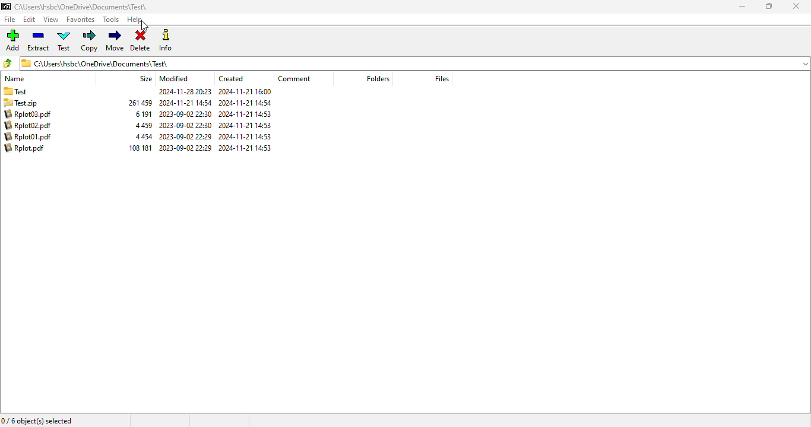  What do you see at coordinates (37, 420) in the screenshot?
I see `0/6 object(s) selected` at bounding box center [37, 420].